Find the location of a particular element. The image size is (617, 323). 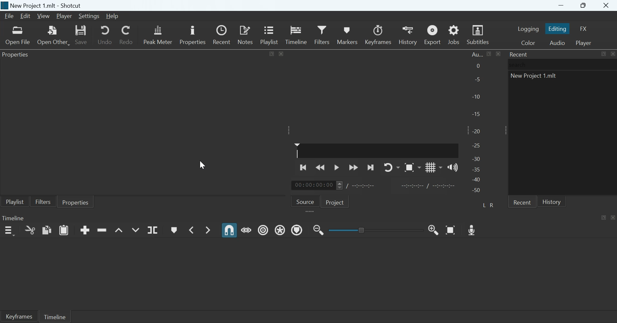

New Project 1.mlt - Shotcut is located at coordinates (47, 5).